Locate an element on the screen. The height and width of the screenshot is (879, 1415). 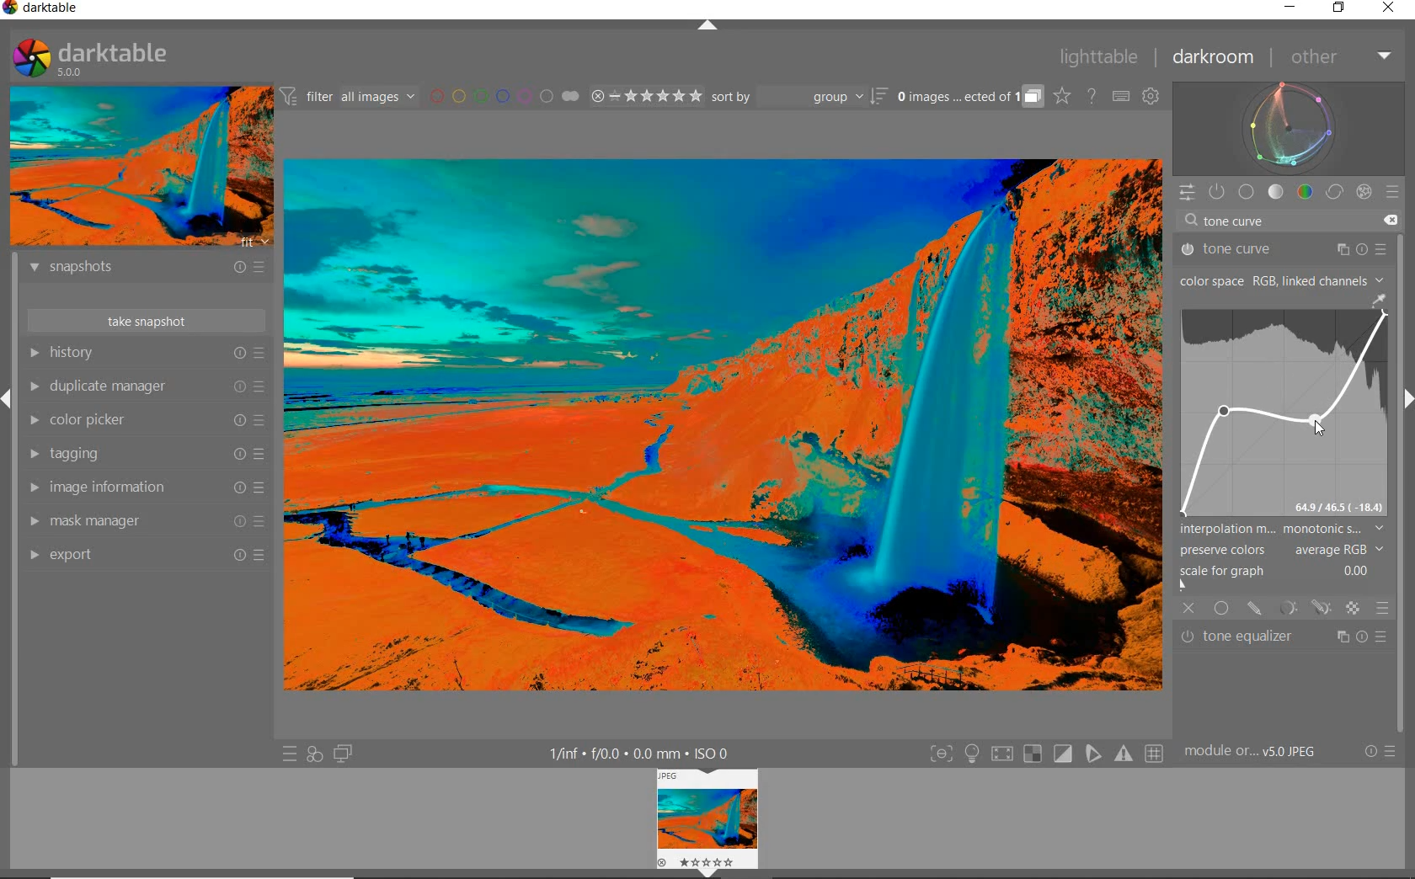
SHOW GLOBAL PREFERENCES is located at coordinates (1151, 96).